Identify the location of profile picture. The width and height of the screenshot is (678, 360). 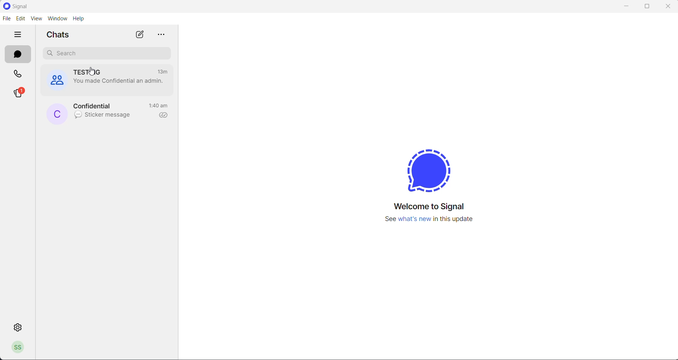
(57, 114).